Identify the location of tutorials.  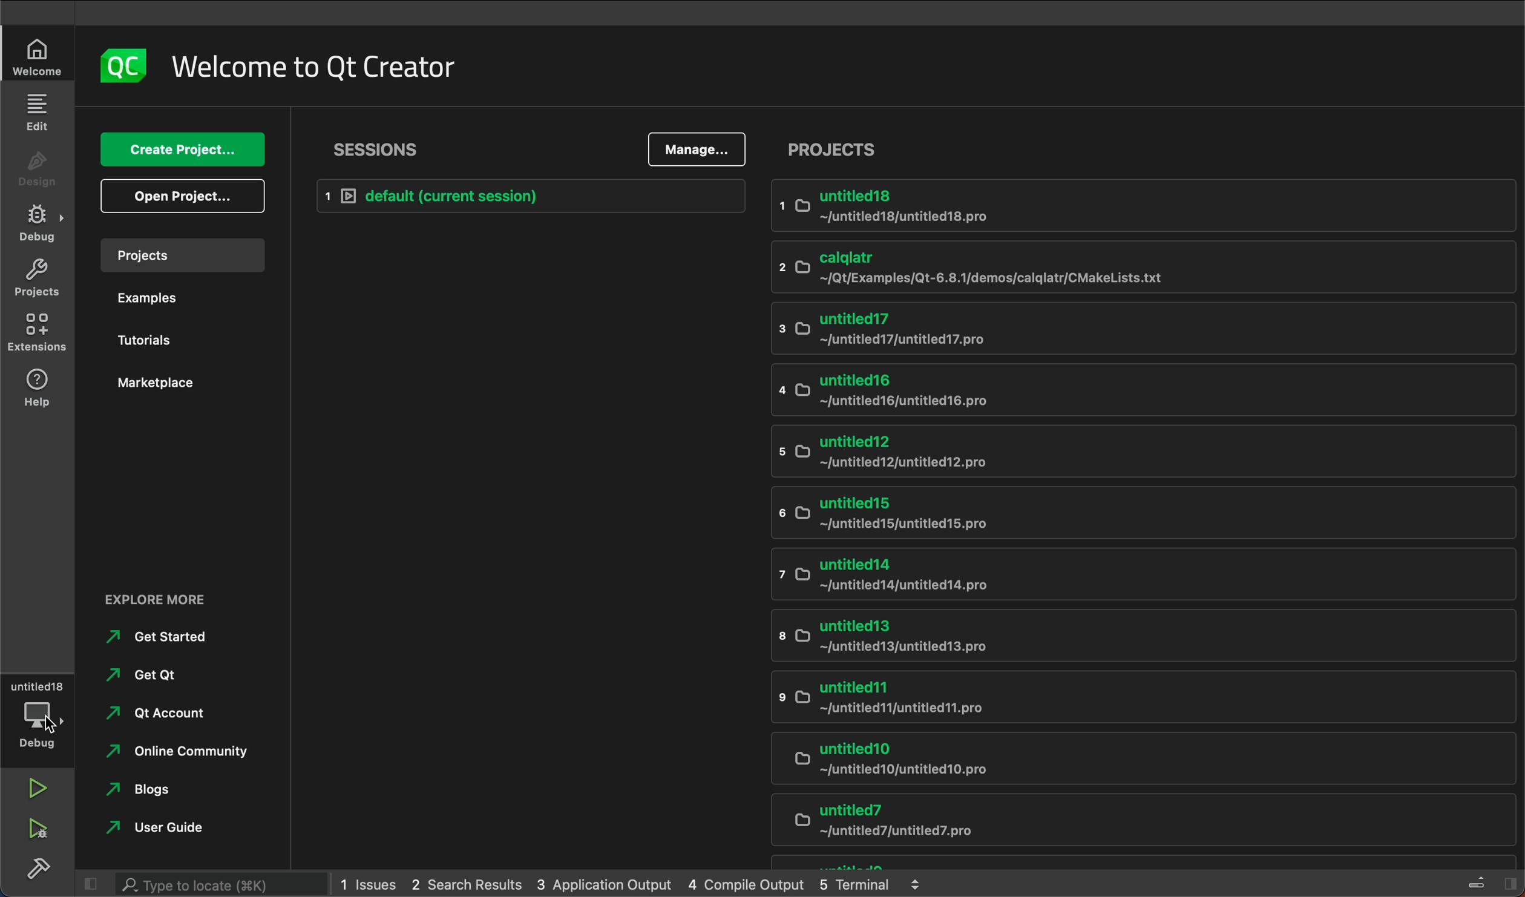
(180, 342).